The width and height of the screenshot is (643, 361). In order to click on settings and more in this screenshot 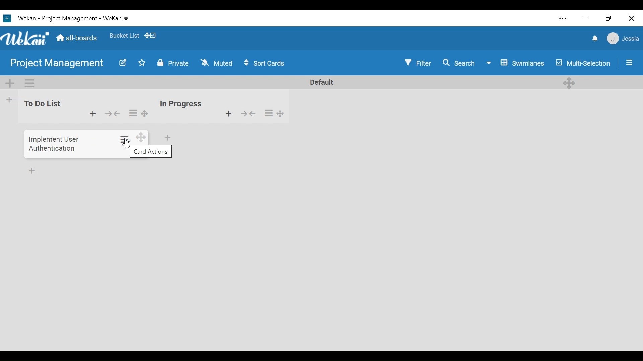, I will do `click(562, 19)`.